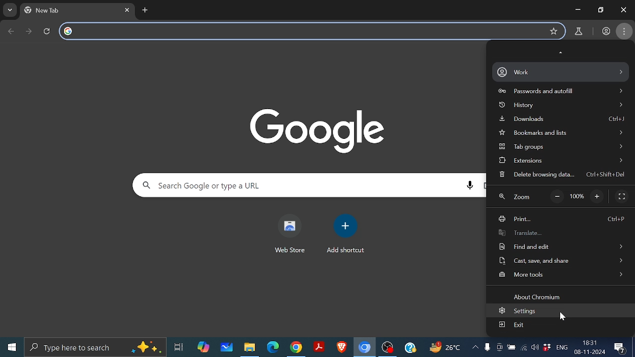 The height and width of the screenshot is (357, 635). Describe the element at coordinates (625, 31) in the screenshot. I see `Control and customize chromium` at that location.